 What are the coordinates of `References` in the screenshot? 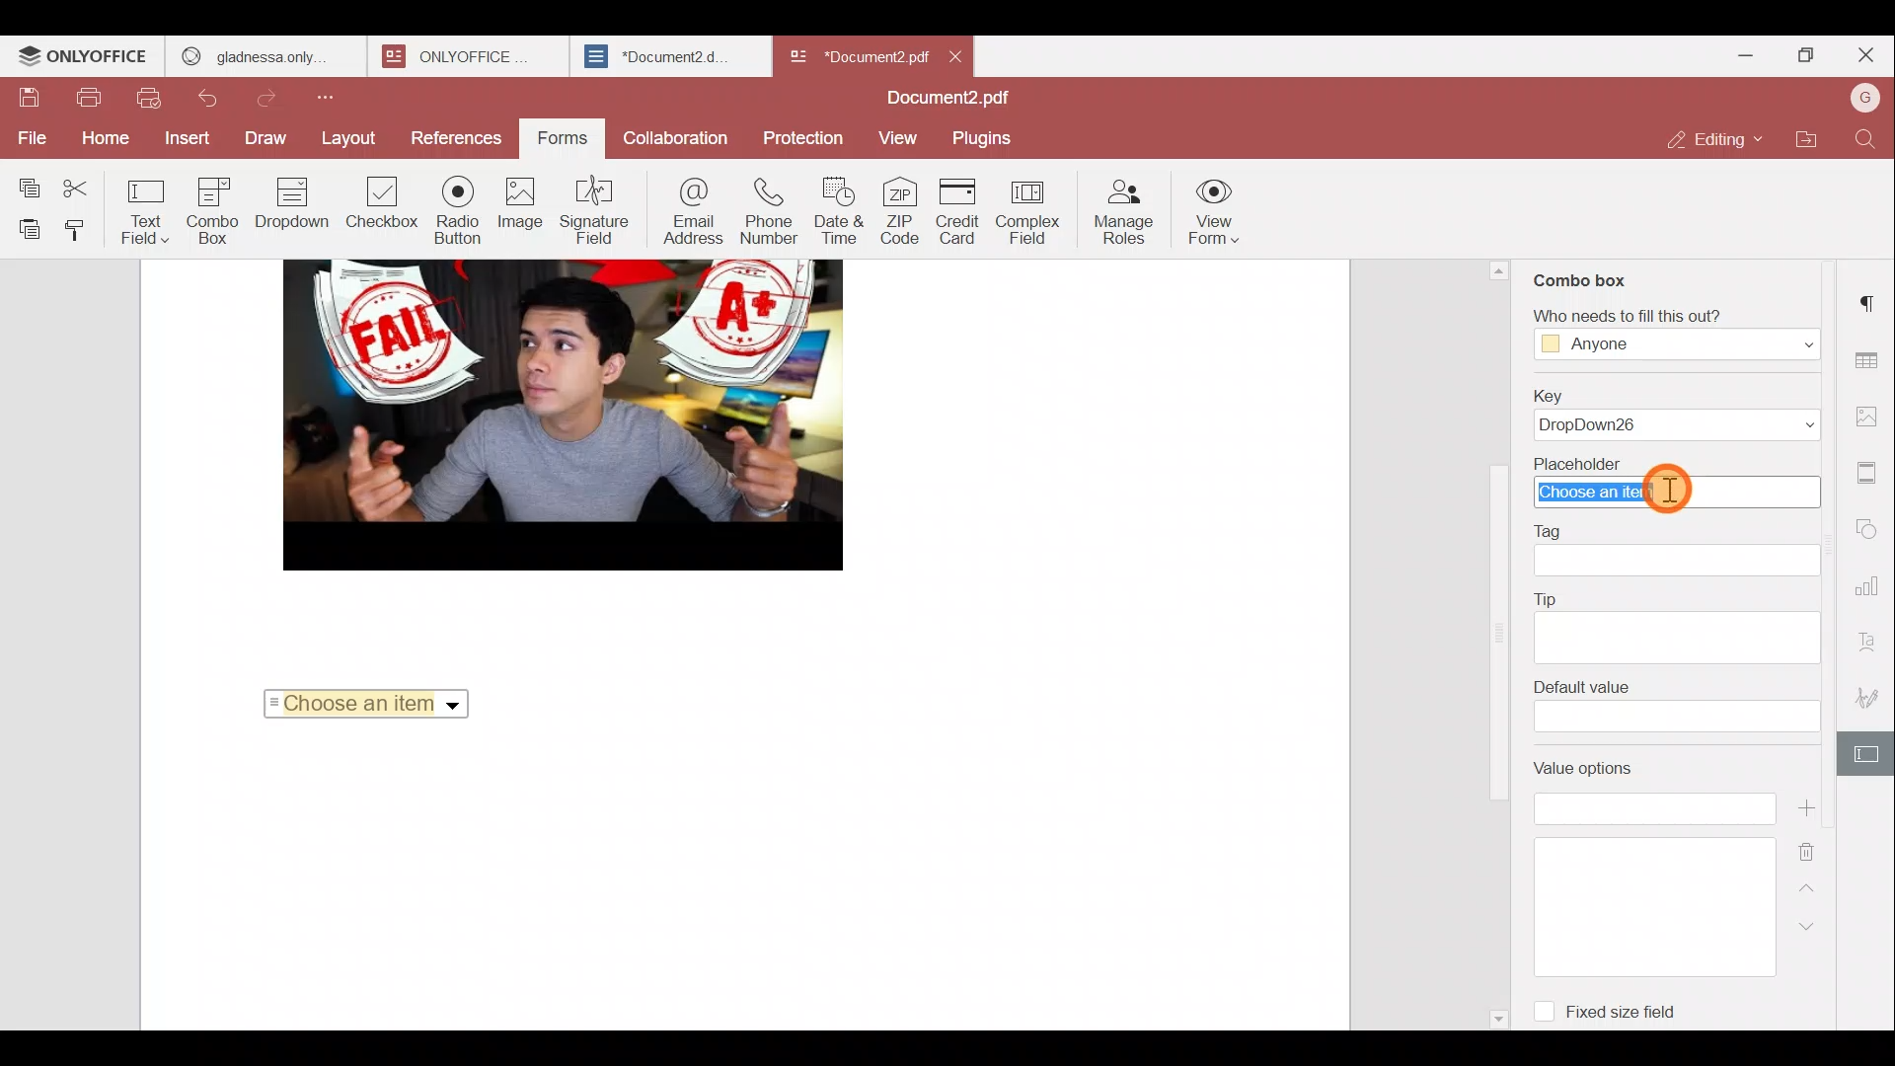 It's located at (452, 135).